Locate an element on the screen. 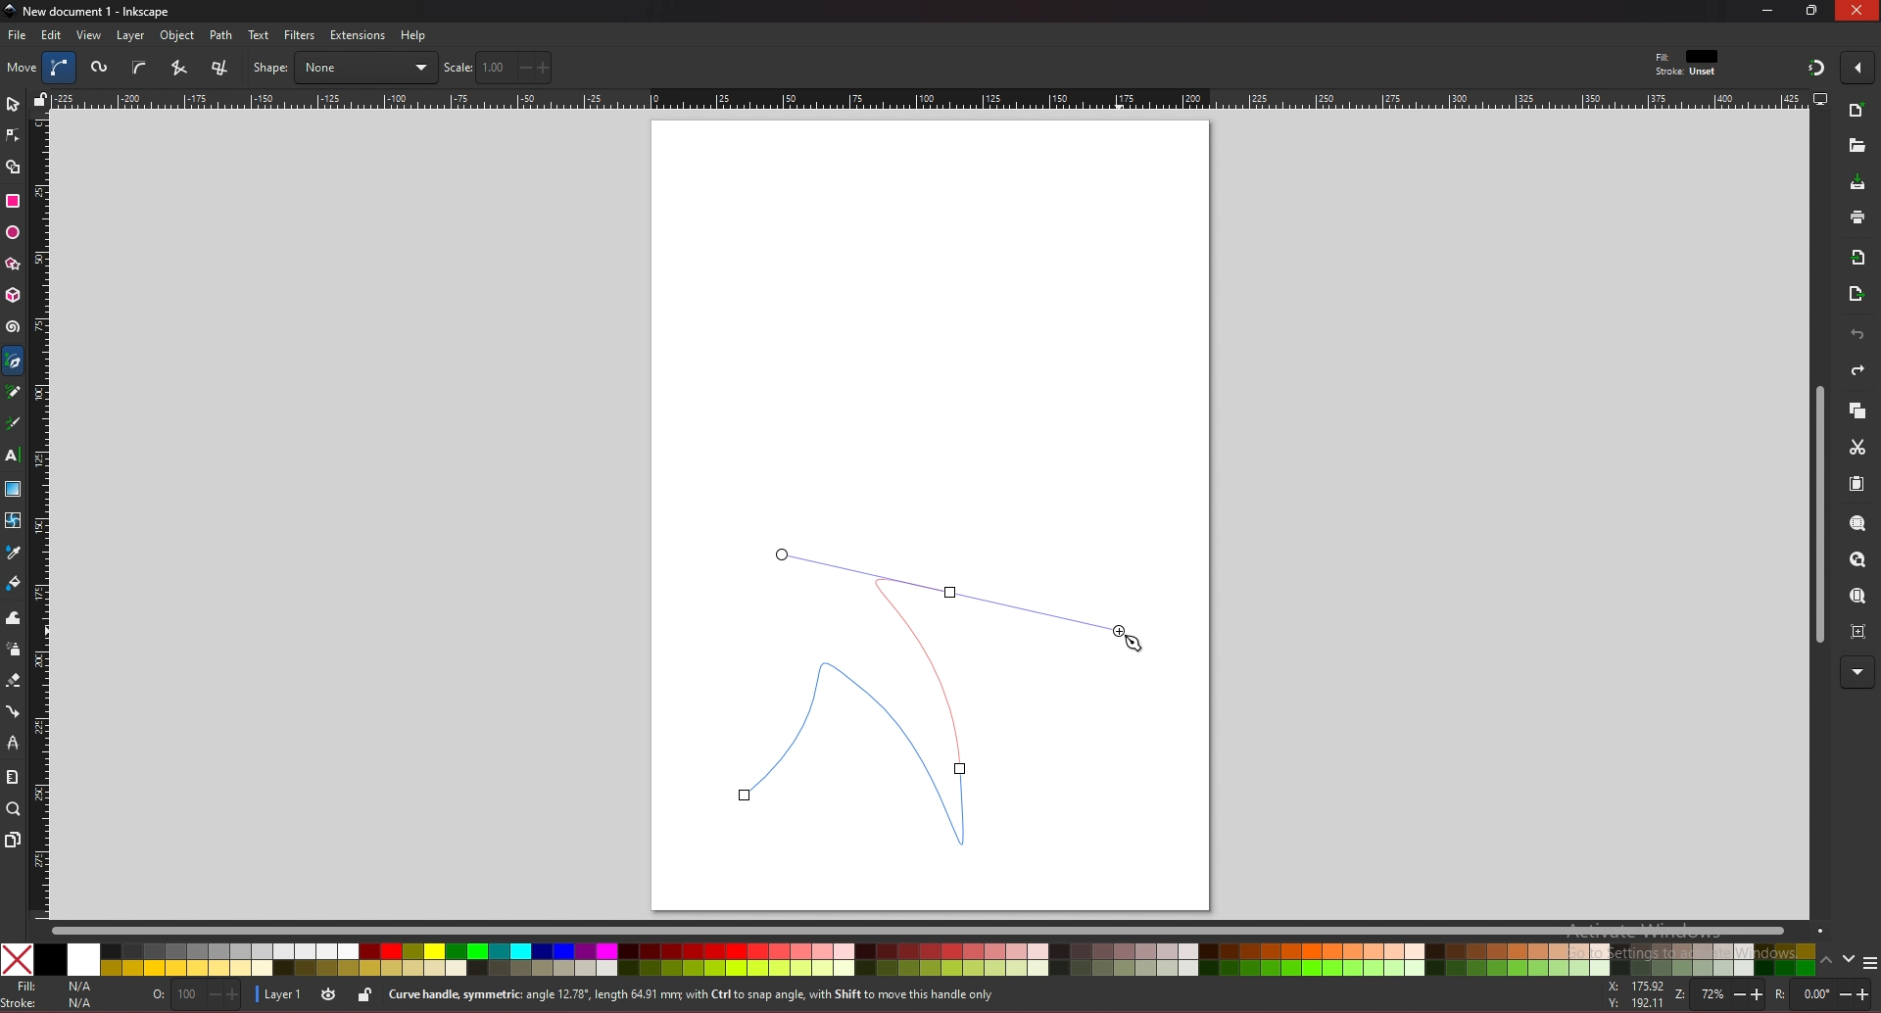  export is located at coordinates (1857, 295).